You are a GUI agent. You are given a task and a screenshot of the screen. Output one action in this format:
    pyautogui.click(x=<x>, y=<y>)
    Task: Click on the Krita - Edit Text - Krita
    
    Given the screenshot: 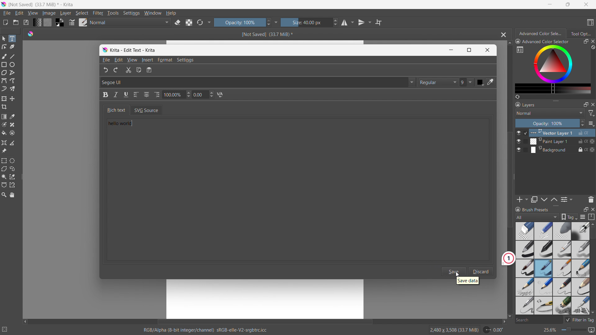 What is the action you would take?
    pyautogui.click(x=133, y=49)
    